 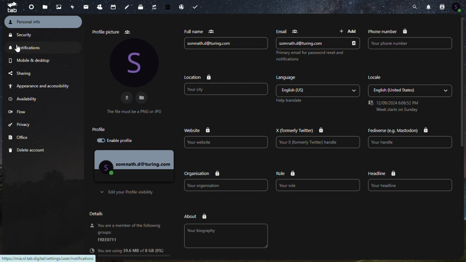 I want to click on edit your profile visibility, so click(x=130, y=192).